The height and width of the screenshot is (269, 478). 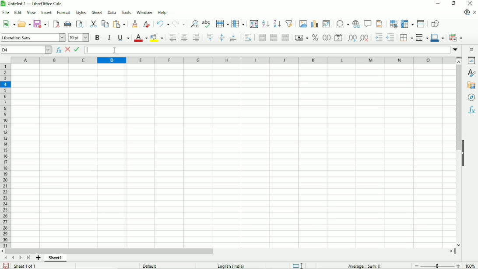 I want to click on Find and replace, so click(x=194, y=24).